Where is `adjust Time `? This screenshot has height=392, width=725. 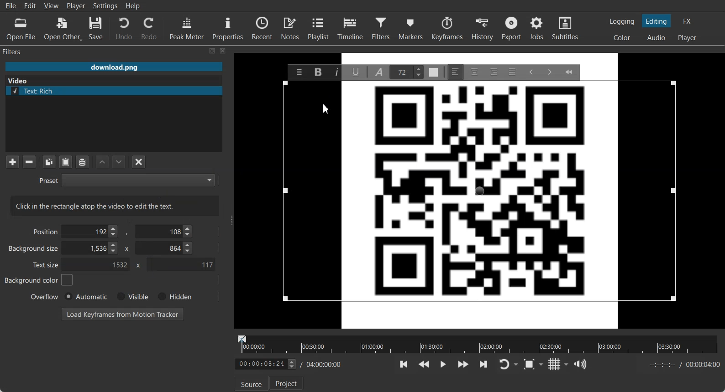
adjust Time  is located at coordinates (265, 365).